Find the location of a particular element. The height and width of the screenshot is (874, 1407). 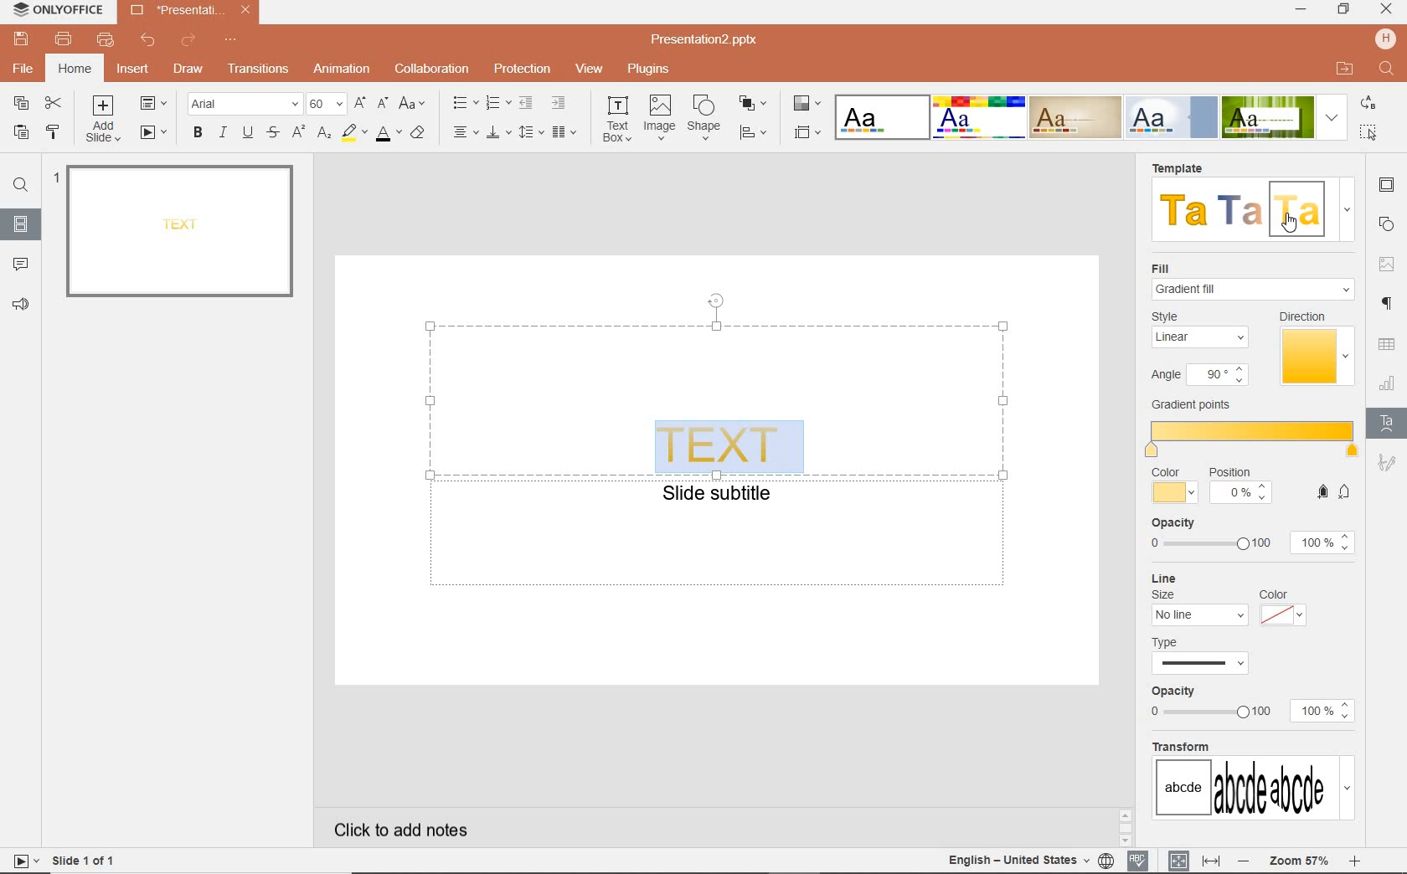

TET ART is located at coordinates (1386, 421).